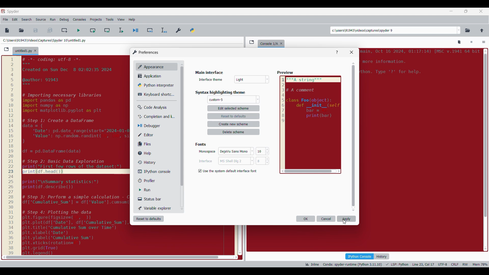  Describe the element at coordinates (155, 208) in the screenshot. I see `Variable explorer` at that location.